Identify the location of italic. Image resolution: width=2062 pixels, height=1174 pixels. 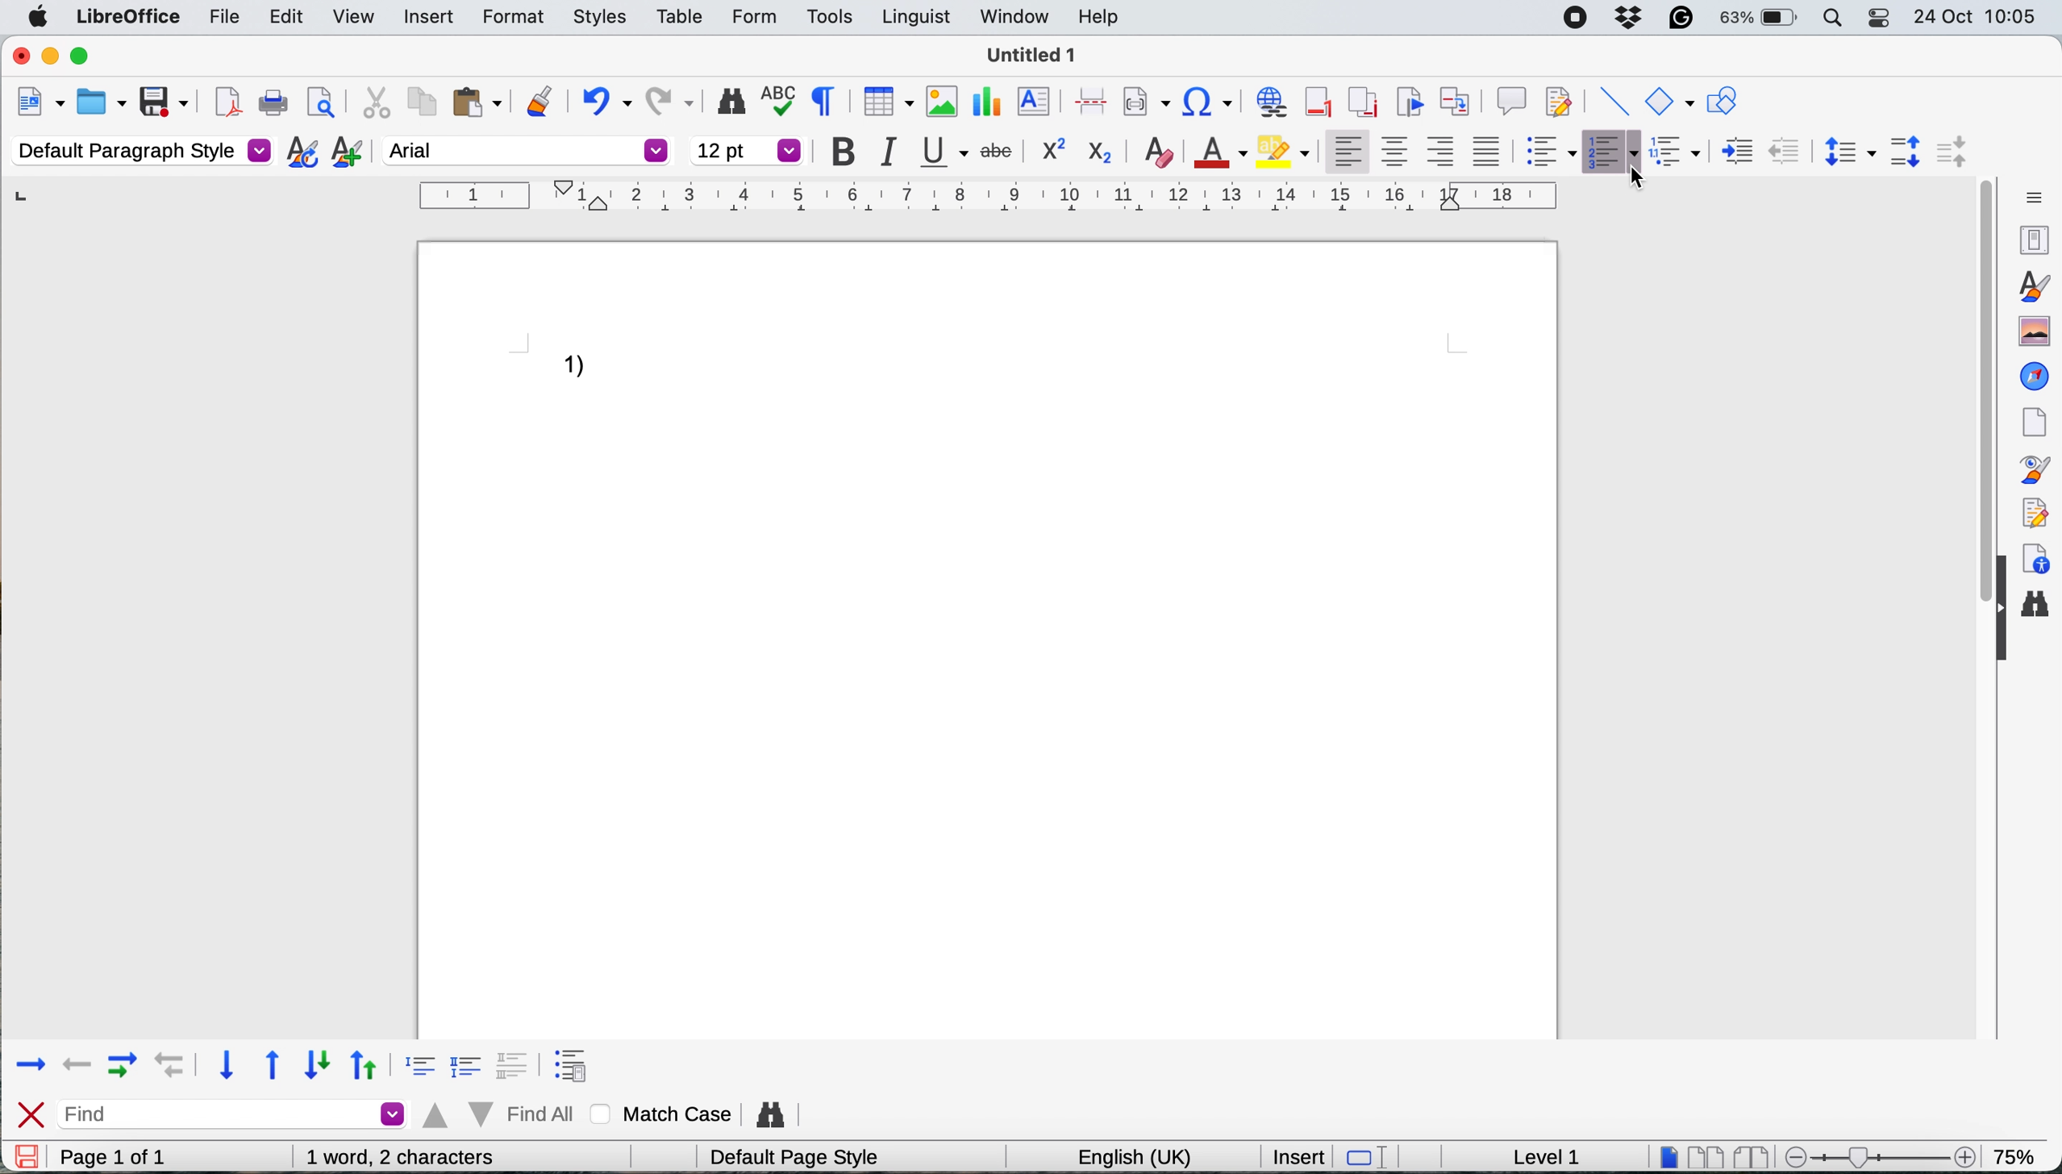
(896, 153).